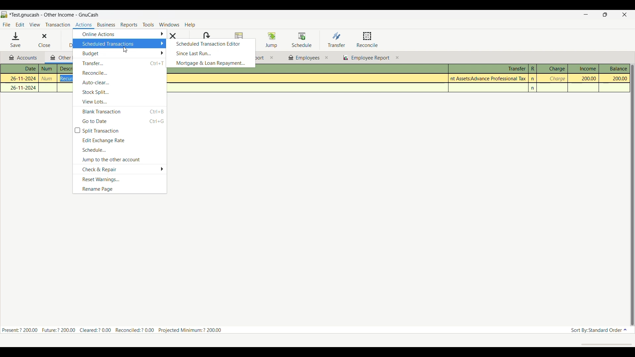 Image resolution: width=635 pixels, height=357 pixels. I want to click on Toggle for split transaction, so click(120, 131).